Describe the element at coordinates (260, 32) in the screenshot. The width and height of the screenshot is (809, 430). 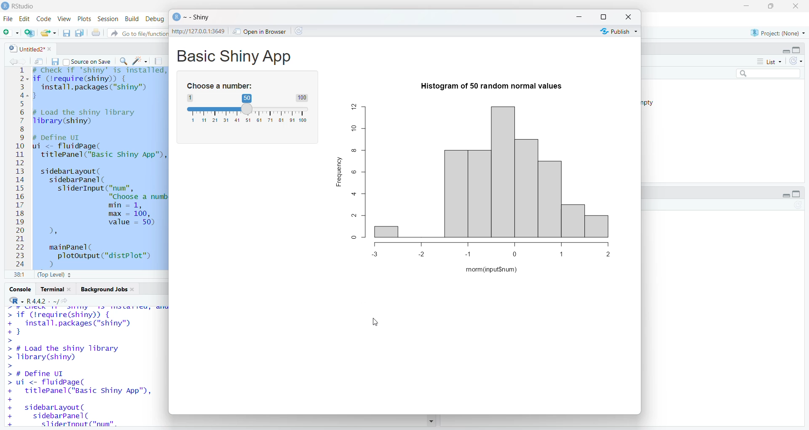
I see `Open in browser` at that location.